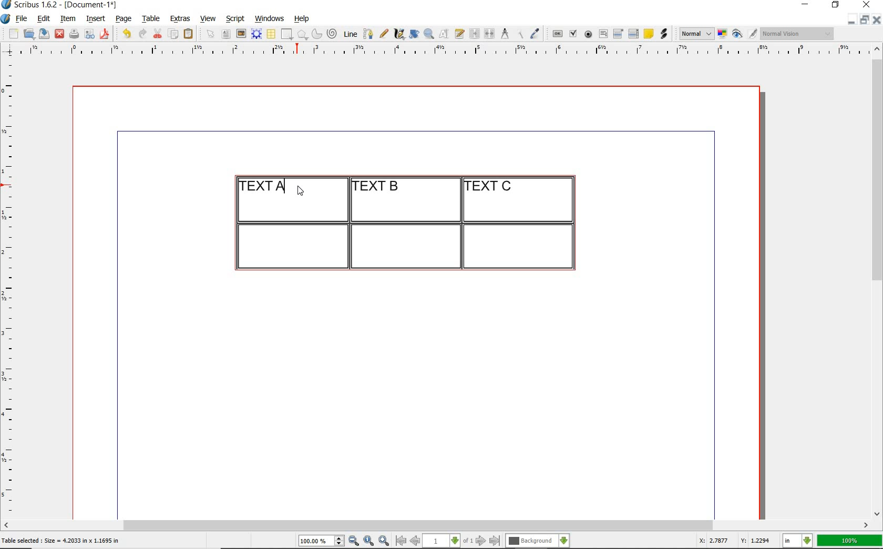 This screenshot has height=549, width=883. I want to click on select, so click(211, 35).